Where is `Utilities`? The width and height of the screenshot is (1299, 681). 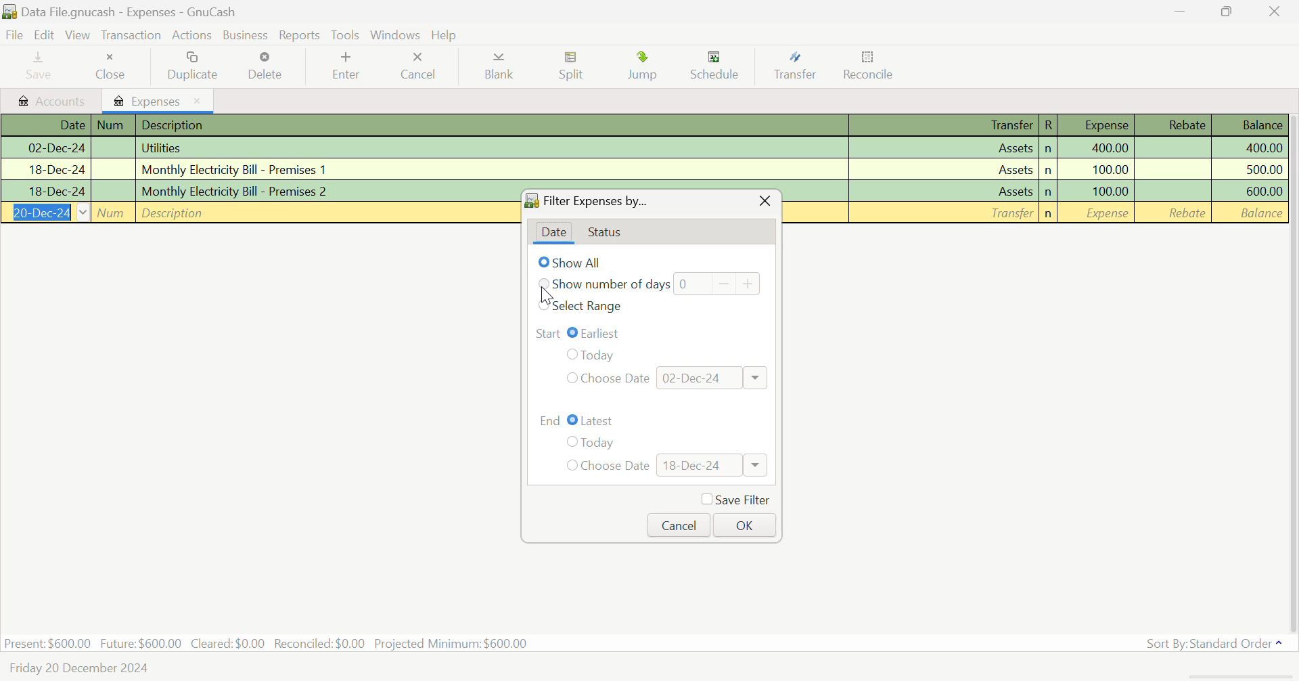 Utilities is located at coordinates (492, 148).